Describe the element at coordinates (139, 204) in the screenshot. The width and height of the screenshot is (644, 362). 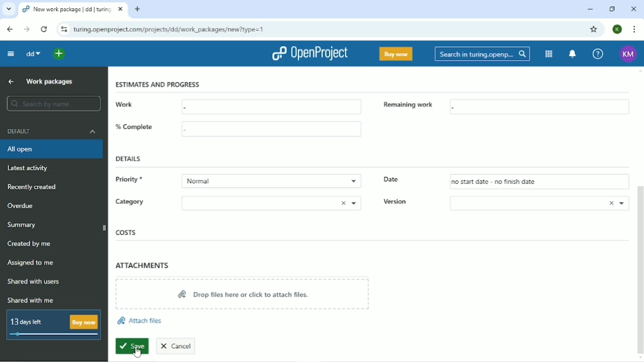
I see `Category` at that location.